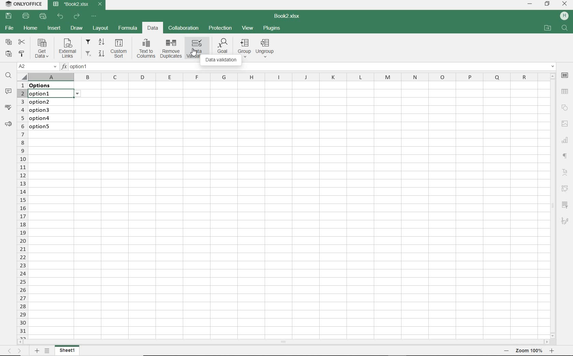 This screenshot has width=573, height=356. I want to click on LIST OF SHEETS, so click(47, 351).